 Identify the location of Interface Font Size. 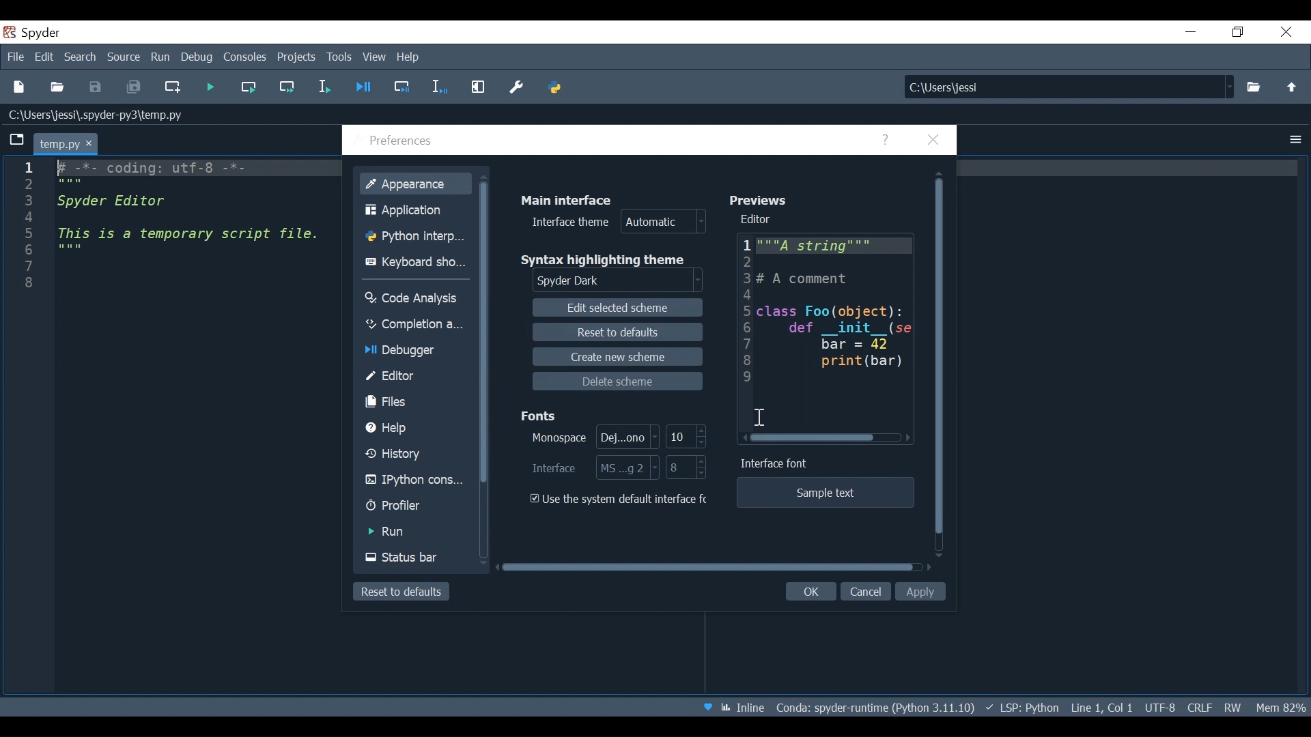
(686, 467).